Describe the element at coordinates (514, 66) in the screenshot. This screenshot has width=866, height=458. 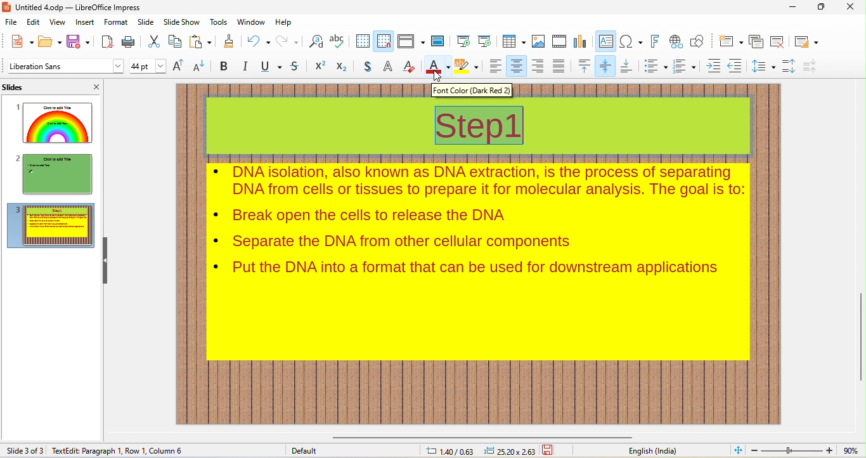
I see `align center` at that location.